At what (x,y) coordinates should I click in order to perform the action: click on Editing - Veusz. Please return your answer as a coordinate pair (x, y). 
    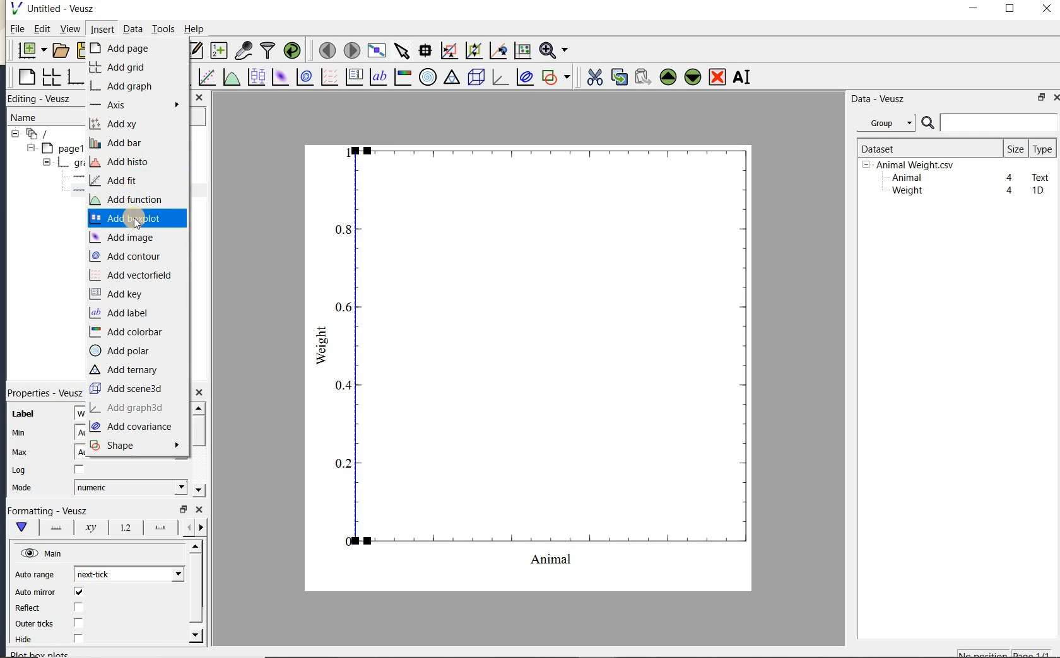
    Looking at the image, I should click on (46, 99).